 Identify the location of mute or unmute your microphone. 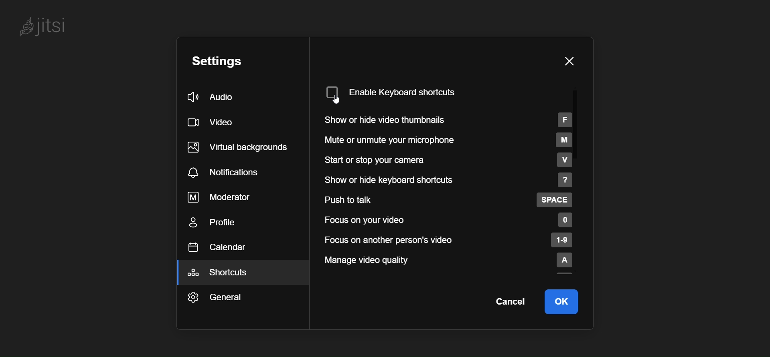
(450, 138).